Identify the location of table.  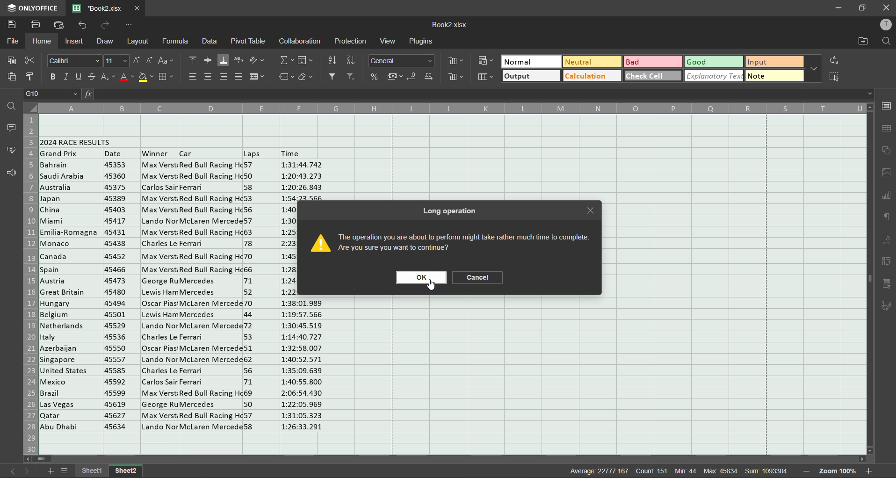
(885, 130).